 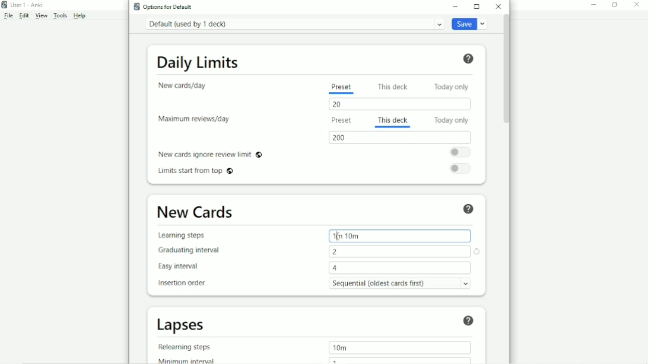 I want to click on Toggle on/off, so click(x=460, y=152).